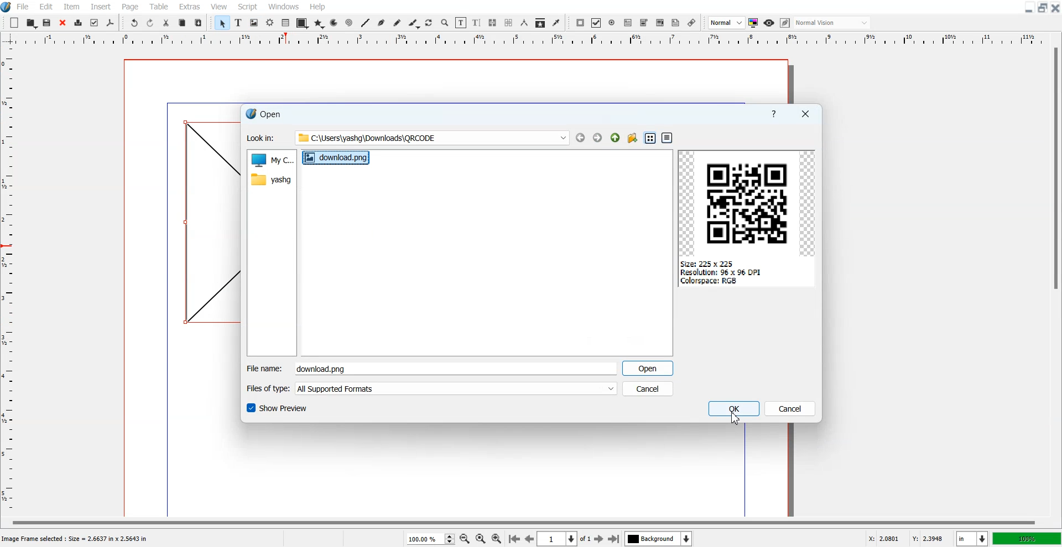  Describe the element at coordinates (78, 23) in the screenshot. I see `Print` at that location.